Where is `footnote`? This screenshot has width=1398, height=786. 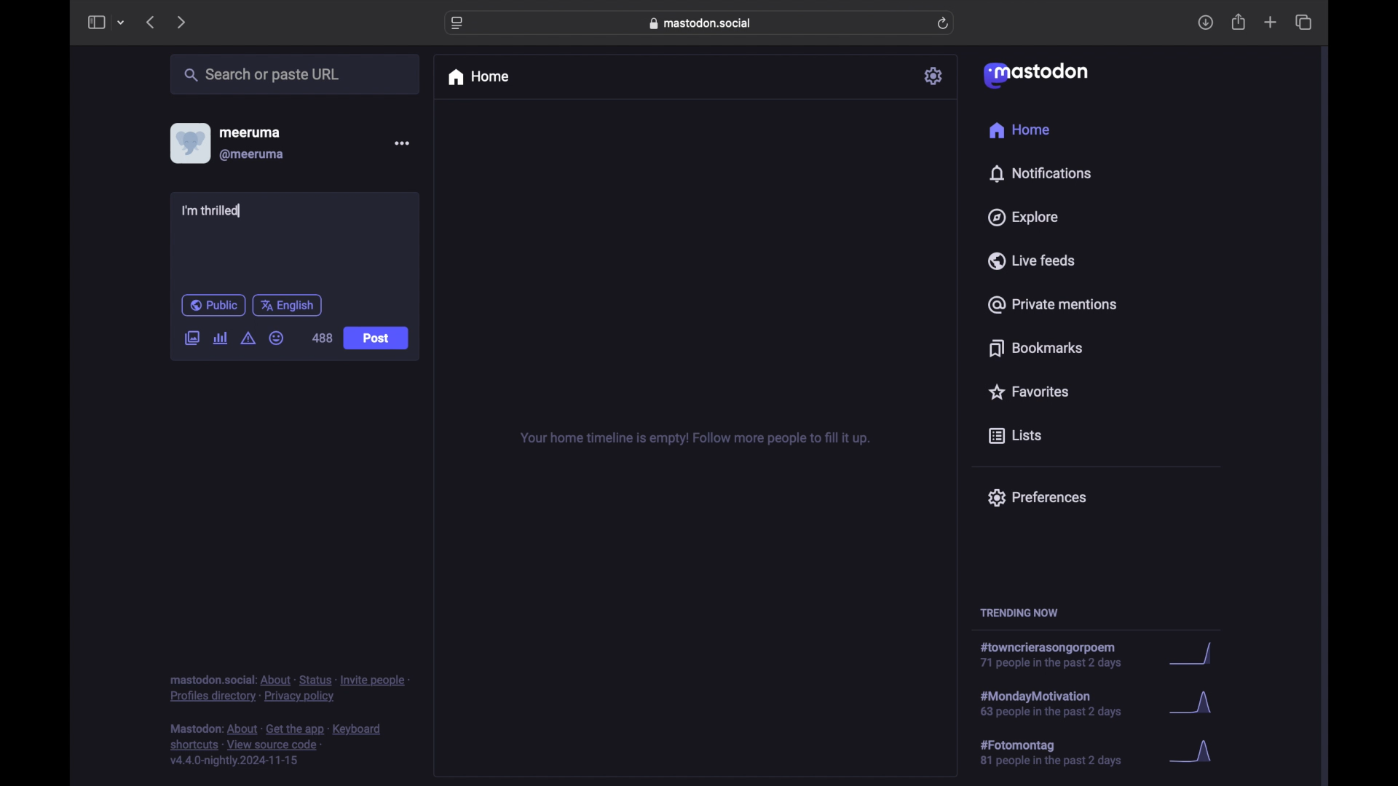 footnote is located at coordinates (276, 745).